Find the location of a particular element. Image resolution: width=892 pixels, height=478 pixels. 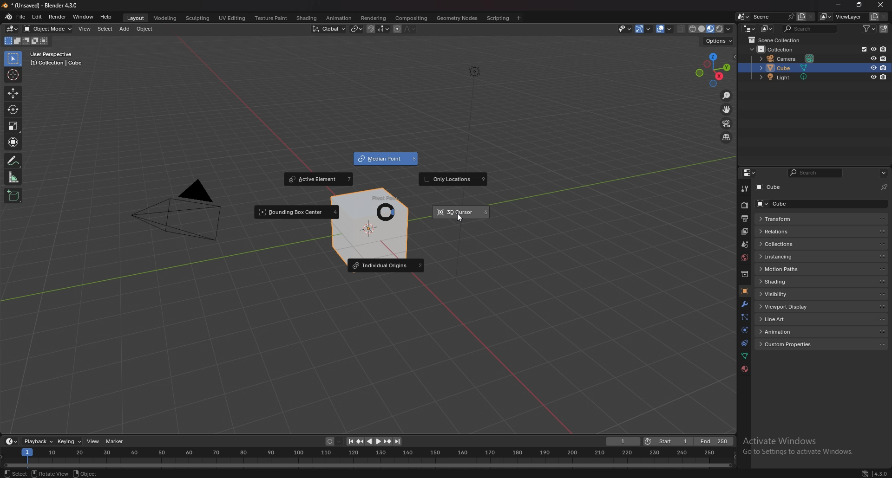

overlays is located at coordinates (664, 29).